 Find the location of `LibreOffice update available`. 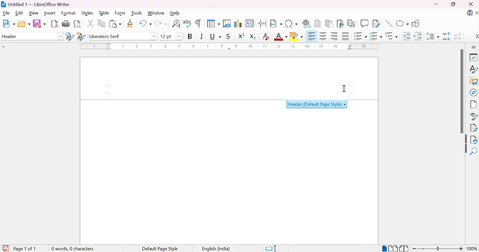

LibreOffice update available is located at coordinates (469, 13).